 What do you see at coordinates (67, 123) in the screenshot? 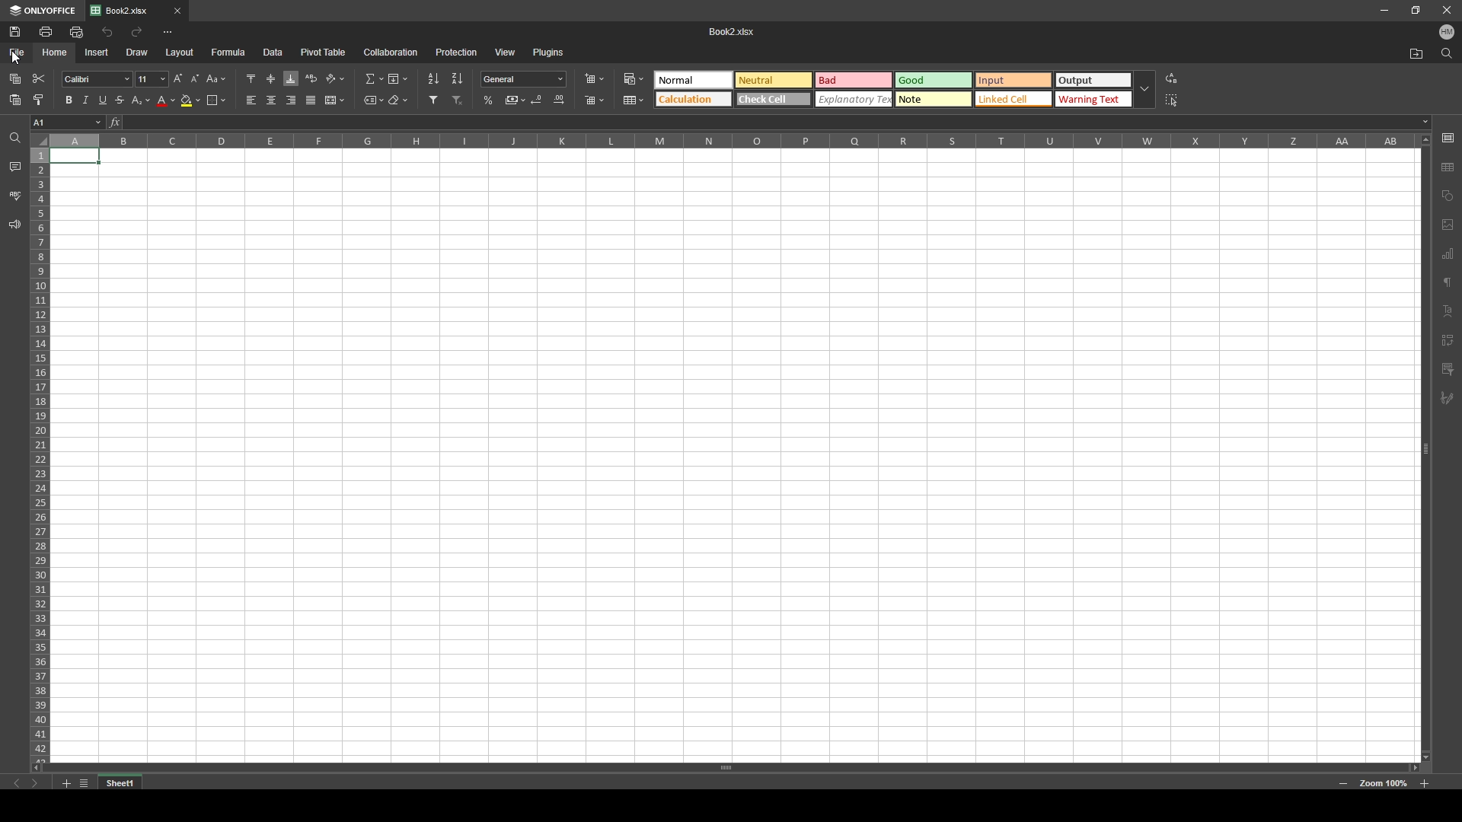
I see `selected cell` at bounding box center [67, 123].